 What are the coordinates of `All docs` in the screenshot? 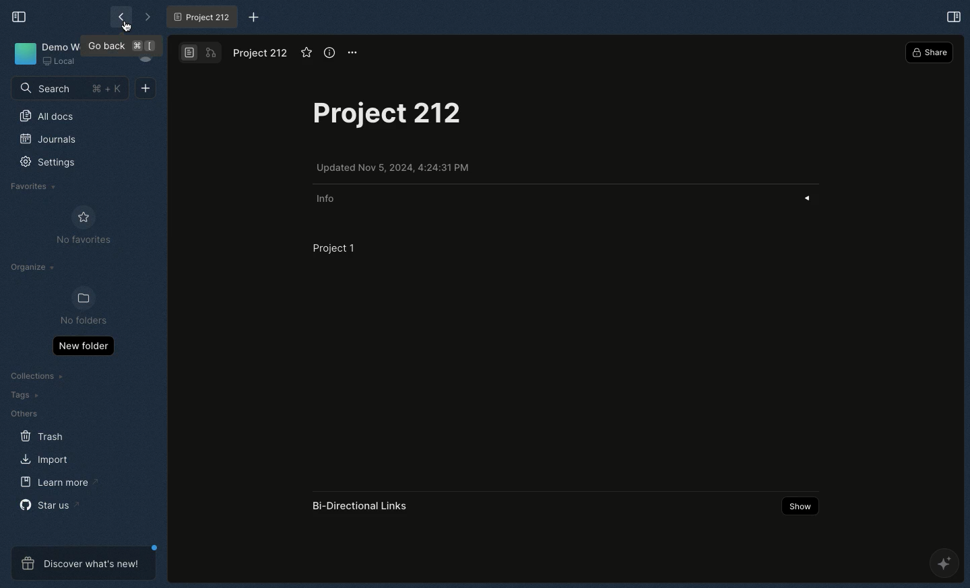 It's located at (51, 116).